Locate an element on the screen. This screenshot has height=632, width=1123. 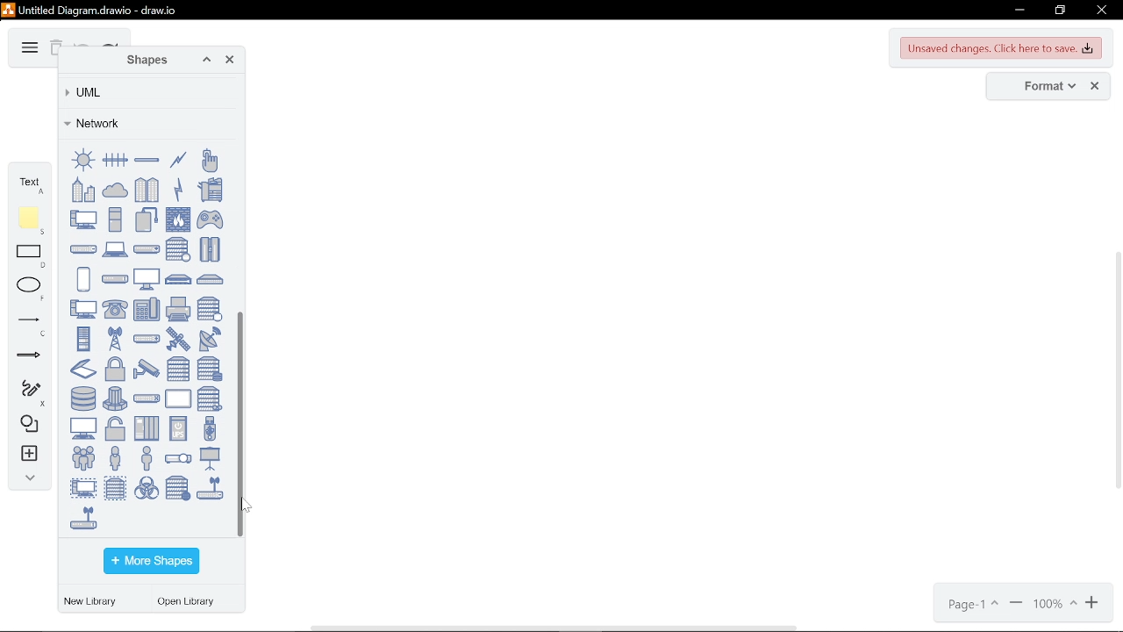
satellite is located at coordinates (178, 339).